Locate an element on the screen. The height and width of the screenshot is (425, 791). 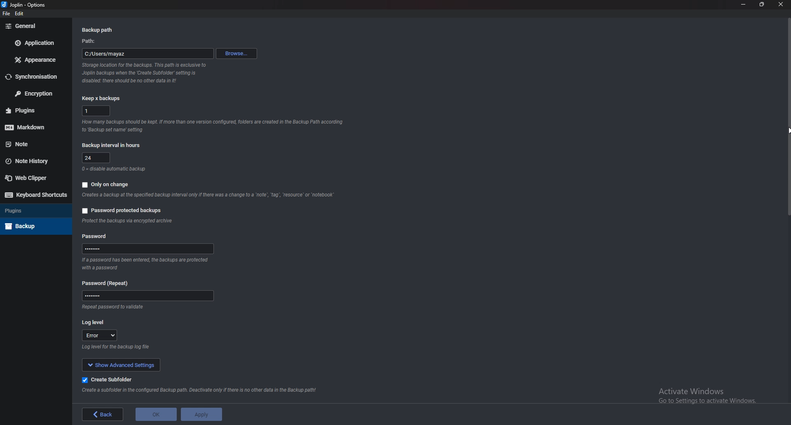
error is located at coordinates (99, 335).